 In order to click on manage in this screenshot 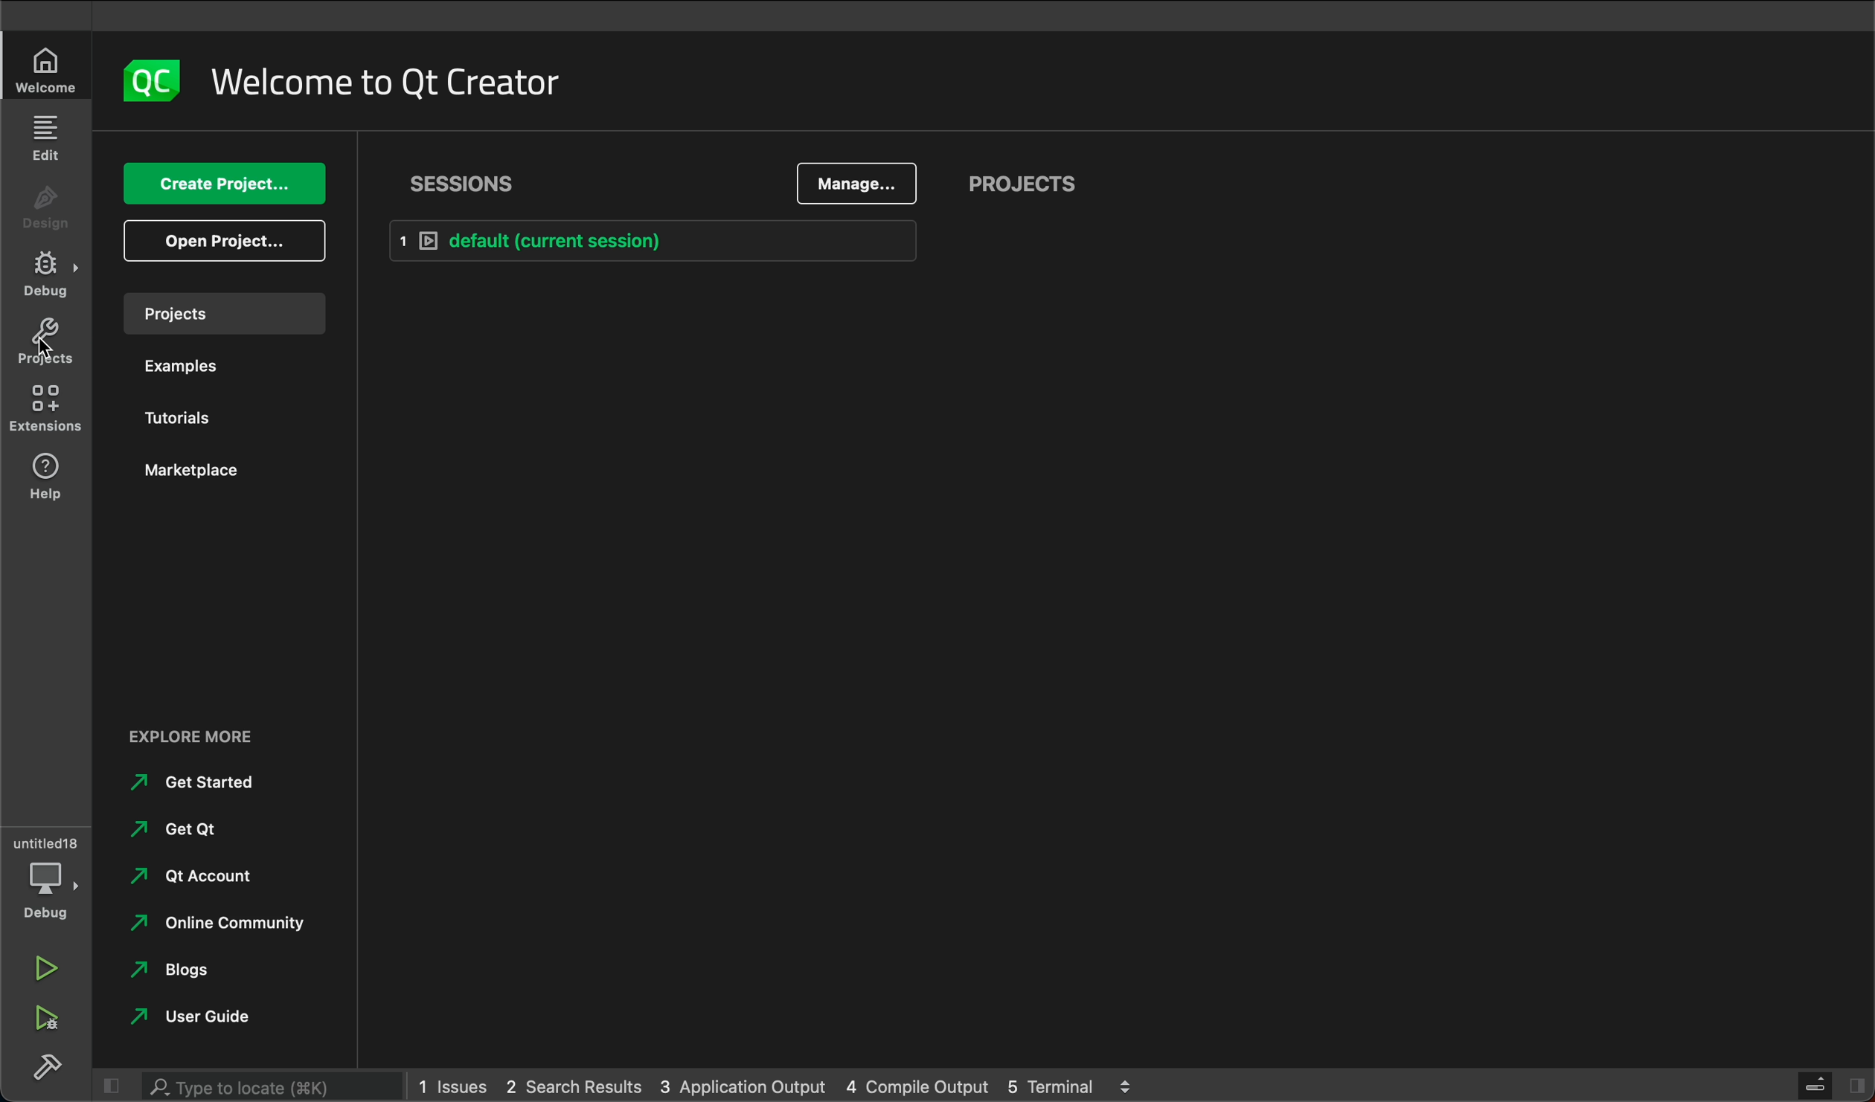, I will do `click(861, 184)`.